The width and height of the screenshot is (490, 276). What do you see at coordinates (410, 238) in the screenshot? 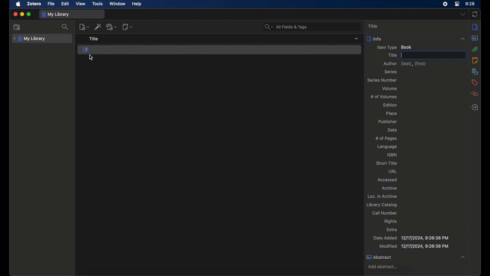
I see `date added` at bounding box center [410, 238].